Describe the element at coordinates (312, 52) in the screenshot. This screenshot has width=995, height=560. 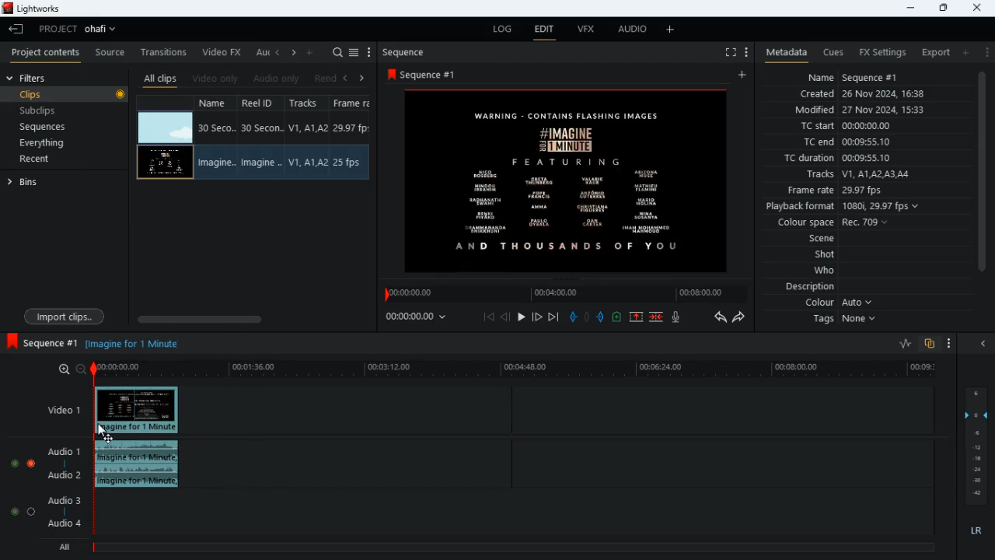
I see `add` at that location.